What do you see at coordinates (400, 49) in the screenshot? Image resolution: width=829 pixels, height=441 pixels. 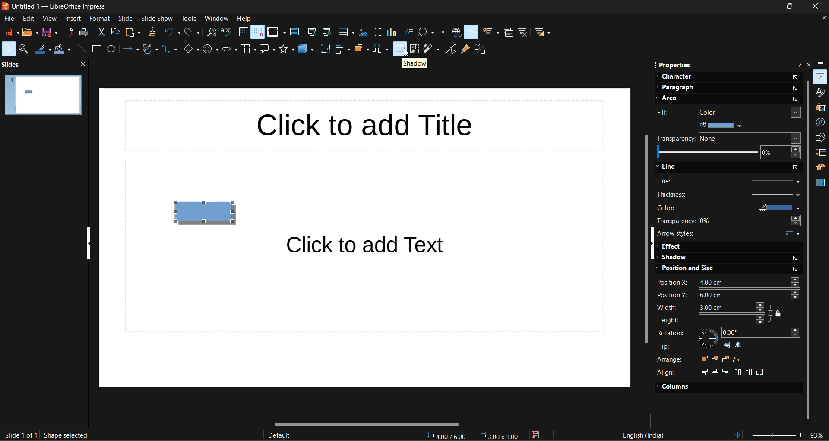 I see `shadow` at bounding box center [400, 49].